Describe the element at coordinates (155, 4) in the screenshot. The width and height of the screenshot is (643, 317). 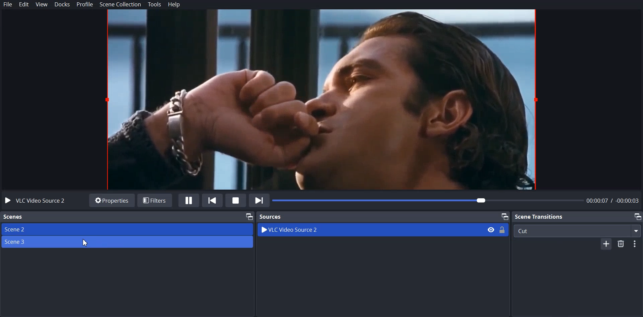
I see `Tools` at that location.